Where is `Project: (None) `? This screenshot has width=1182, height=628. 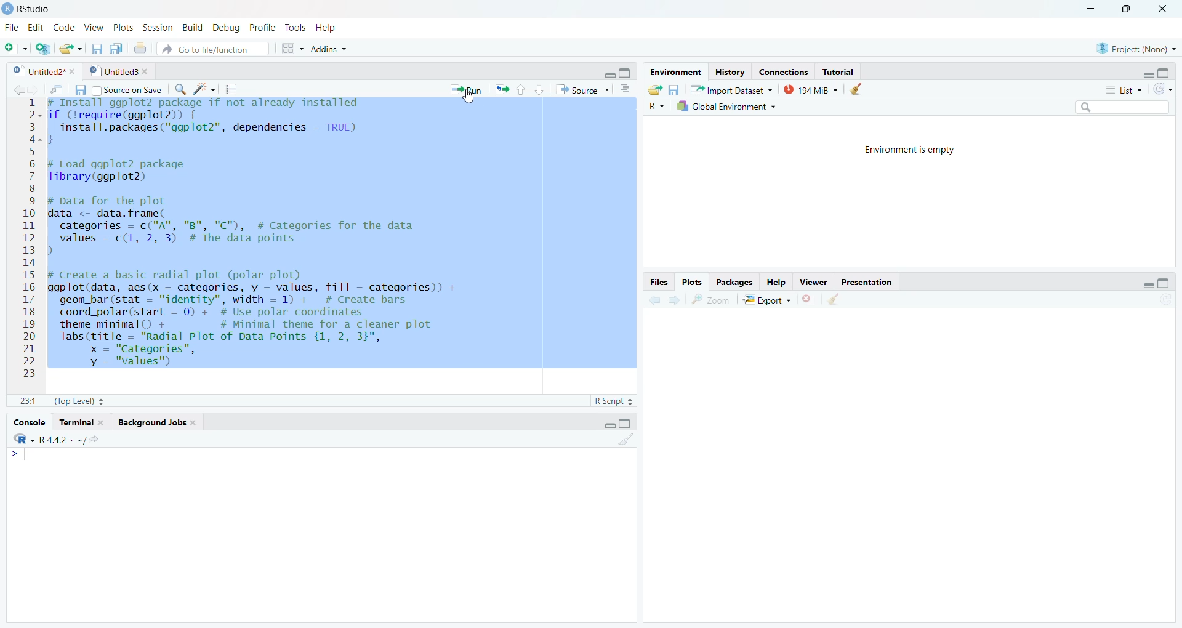
Project: (None)  is located at coordinates (1137, 48).